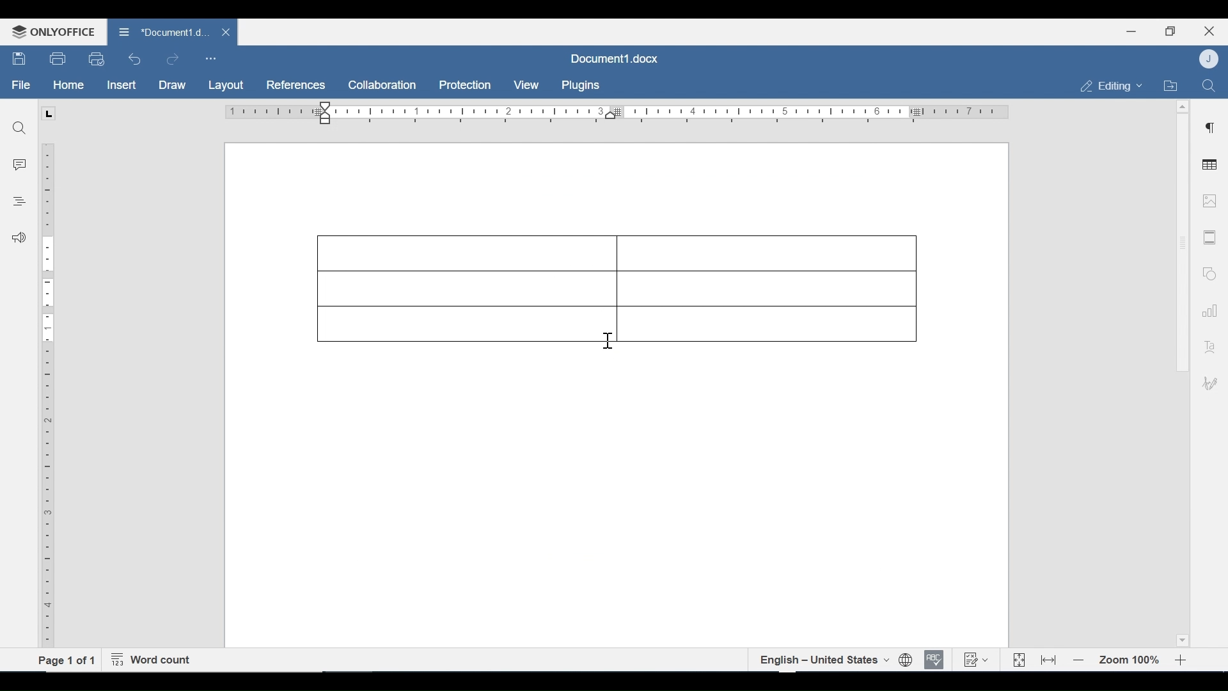 This screenshot has width=1228, height=691. I want to click on Close, so click(1209, 29).